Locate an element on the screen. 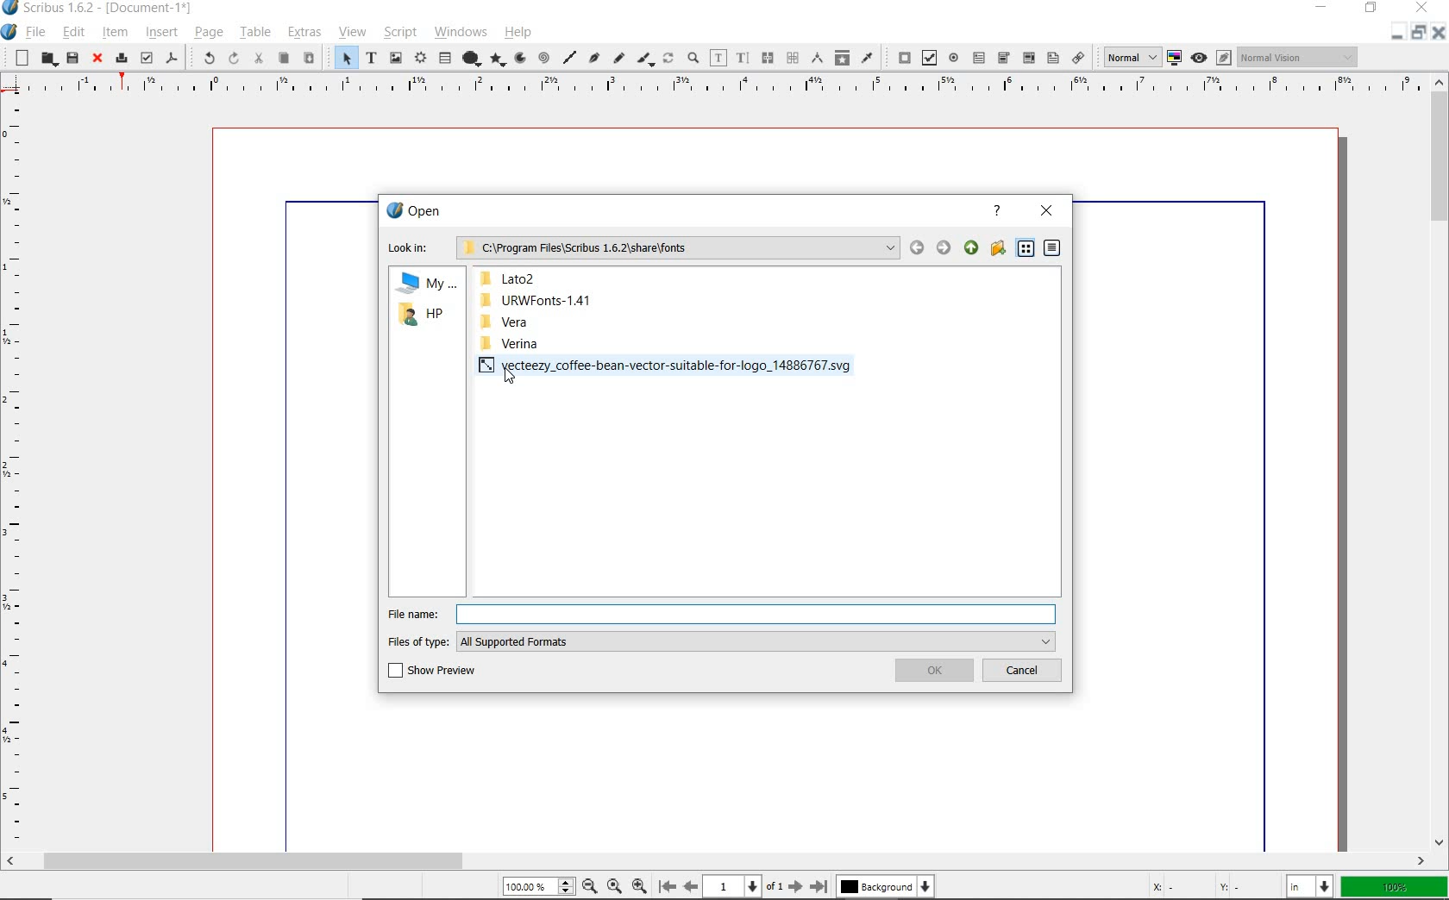 This screenshot has height=900, width=1449. item is located at coordinates (115, 34).